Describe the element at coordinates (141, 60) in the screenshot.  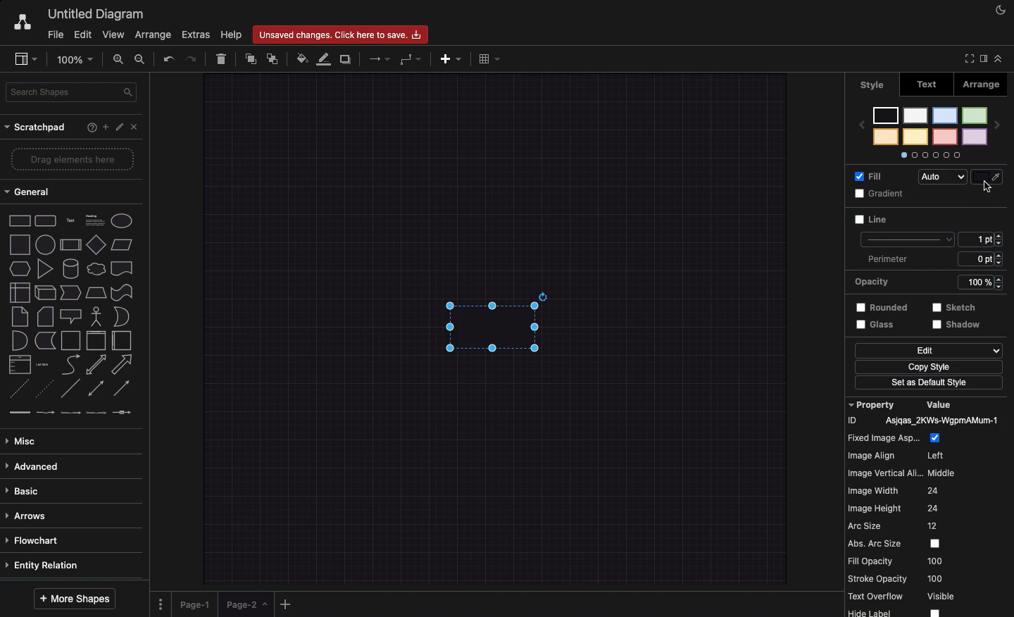
I see `Zoom out` at that location.